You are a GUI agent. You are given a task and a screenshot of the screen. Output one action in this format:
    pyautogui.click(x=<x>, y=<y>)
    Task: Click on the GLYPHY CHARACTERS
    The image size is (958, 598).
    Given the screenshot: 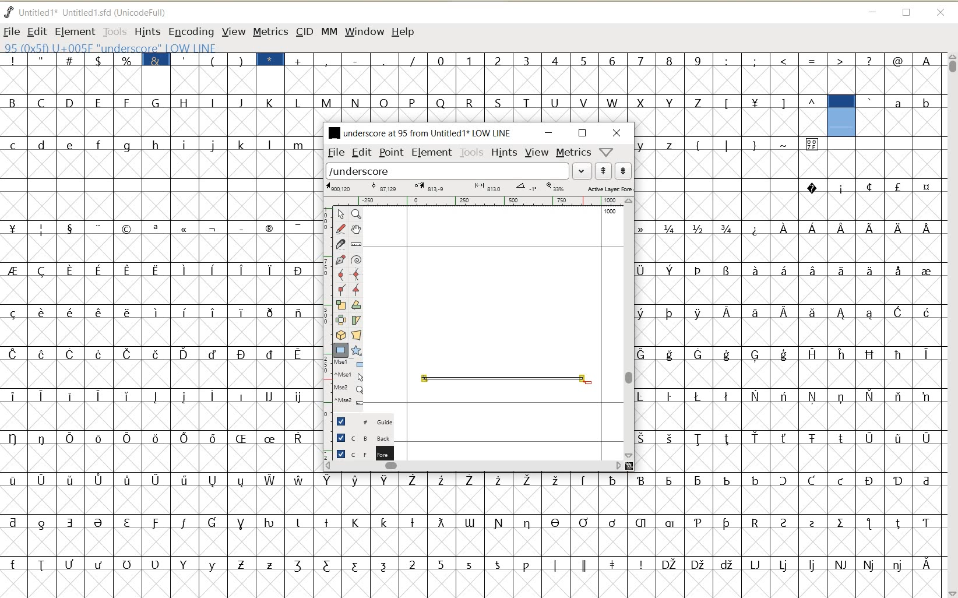 What is the action you would take?
    pyautogui.click(x=474, y=104)
    